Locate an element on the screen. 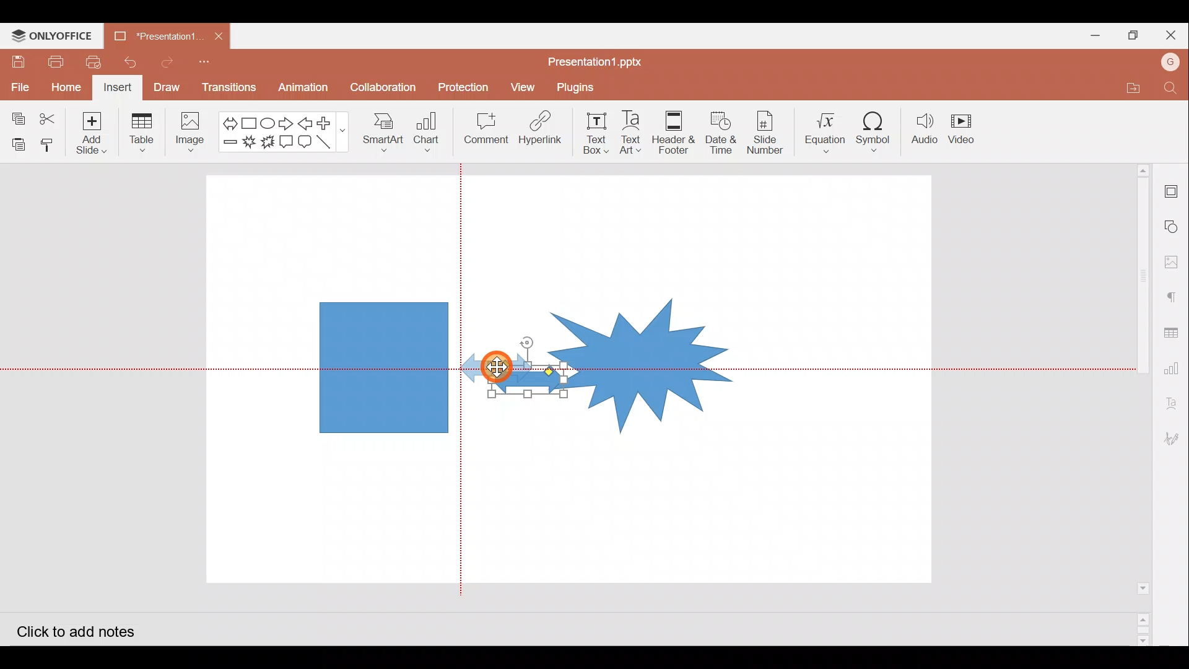 Image resolution: width=1189 pixels, height=669 pixels. Paste is located at coordinates (17, 141).